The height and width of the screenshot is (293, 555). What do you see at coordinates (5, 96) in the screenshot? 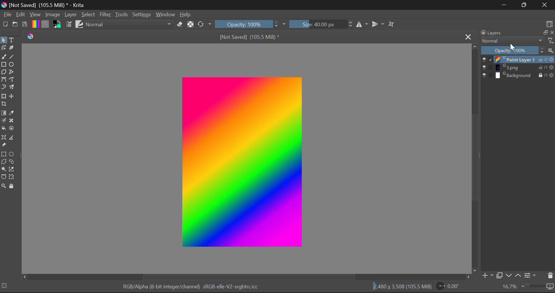
I see `Transform Layer` at bounding box center [5, 96].